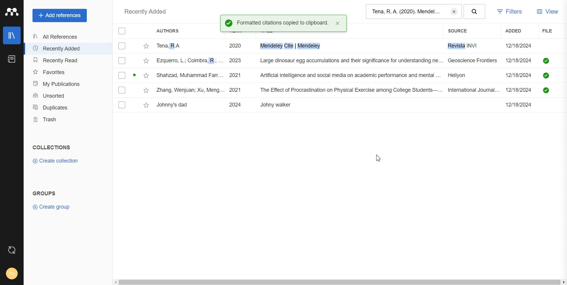 Image resolution: width=567 pixels, height=285 pixels. I want to click on Checkbox, so click(123, 60).